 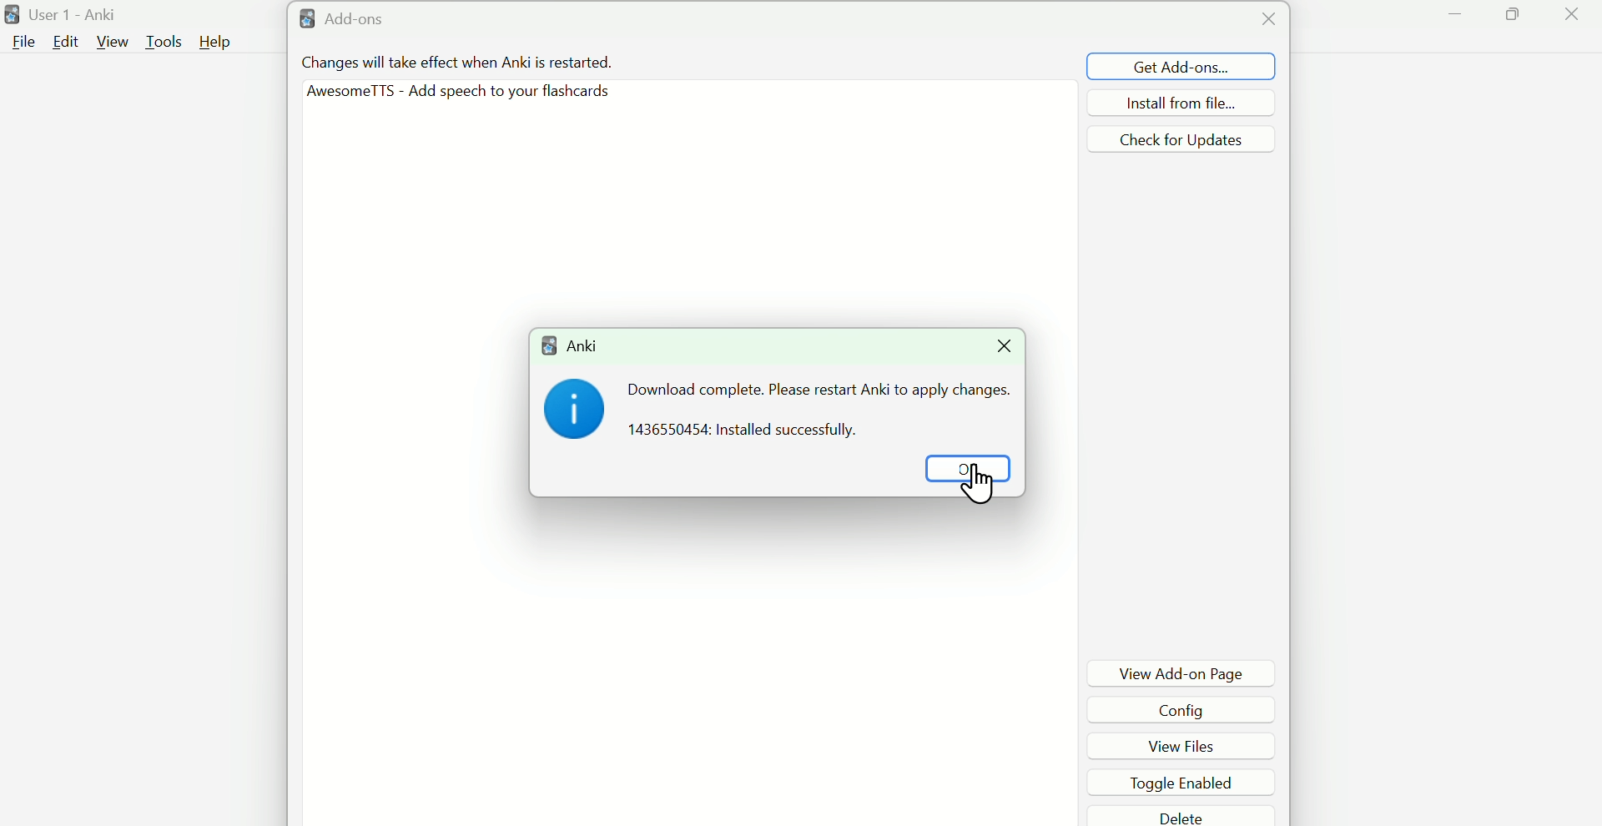 What do you see at coordinates (822, 388) in the screenshot?
I see `Download complete please restart ANKI to apply changes` at bounding box center [822, 388].